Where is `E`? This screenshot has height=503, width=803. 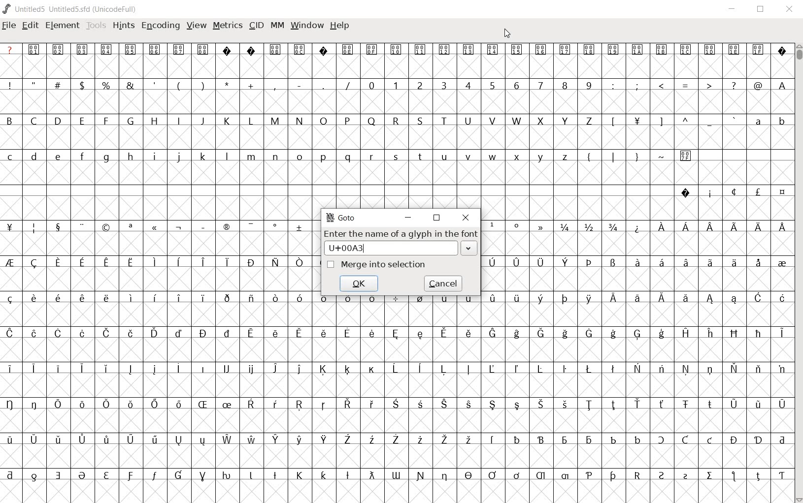
E is located at coordinates (81, 121).